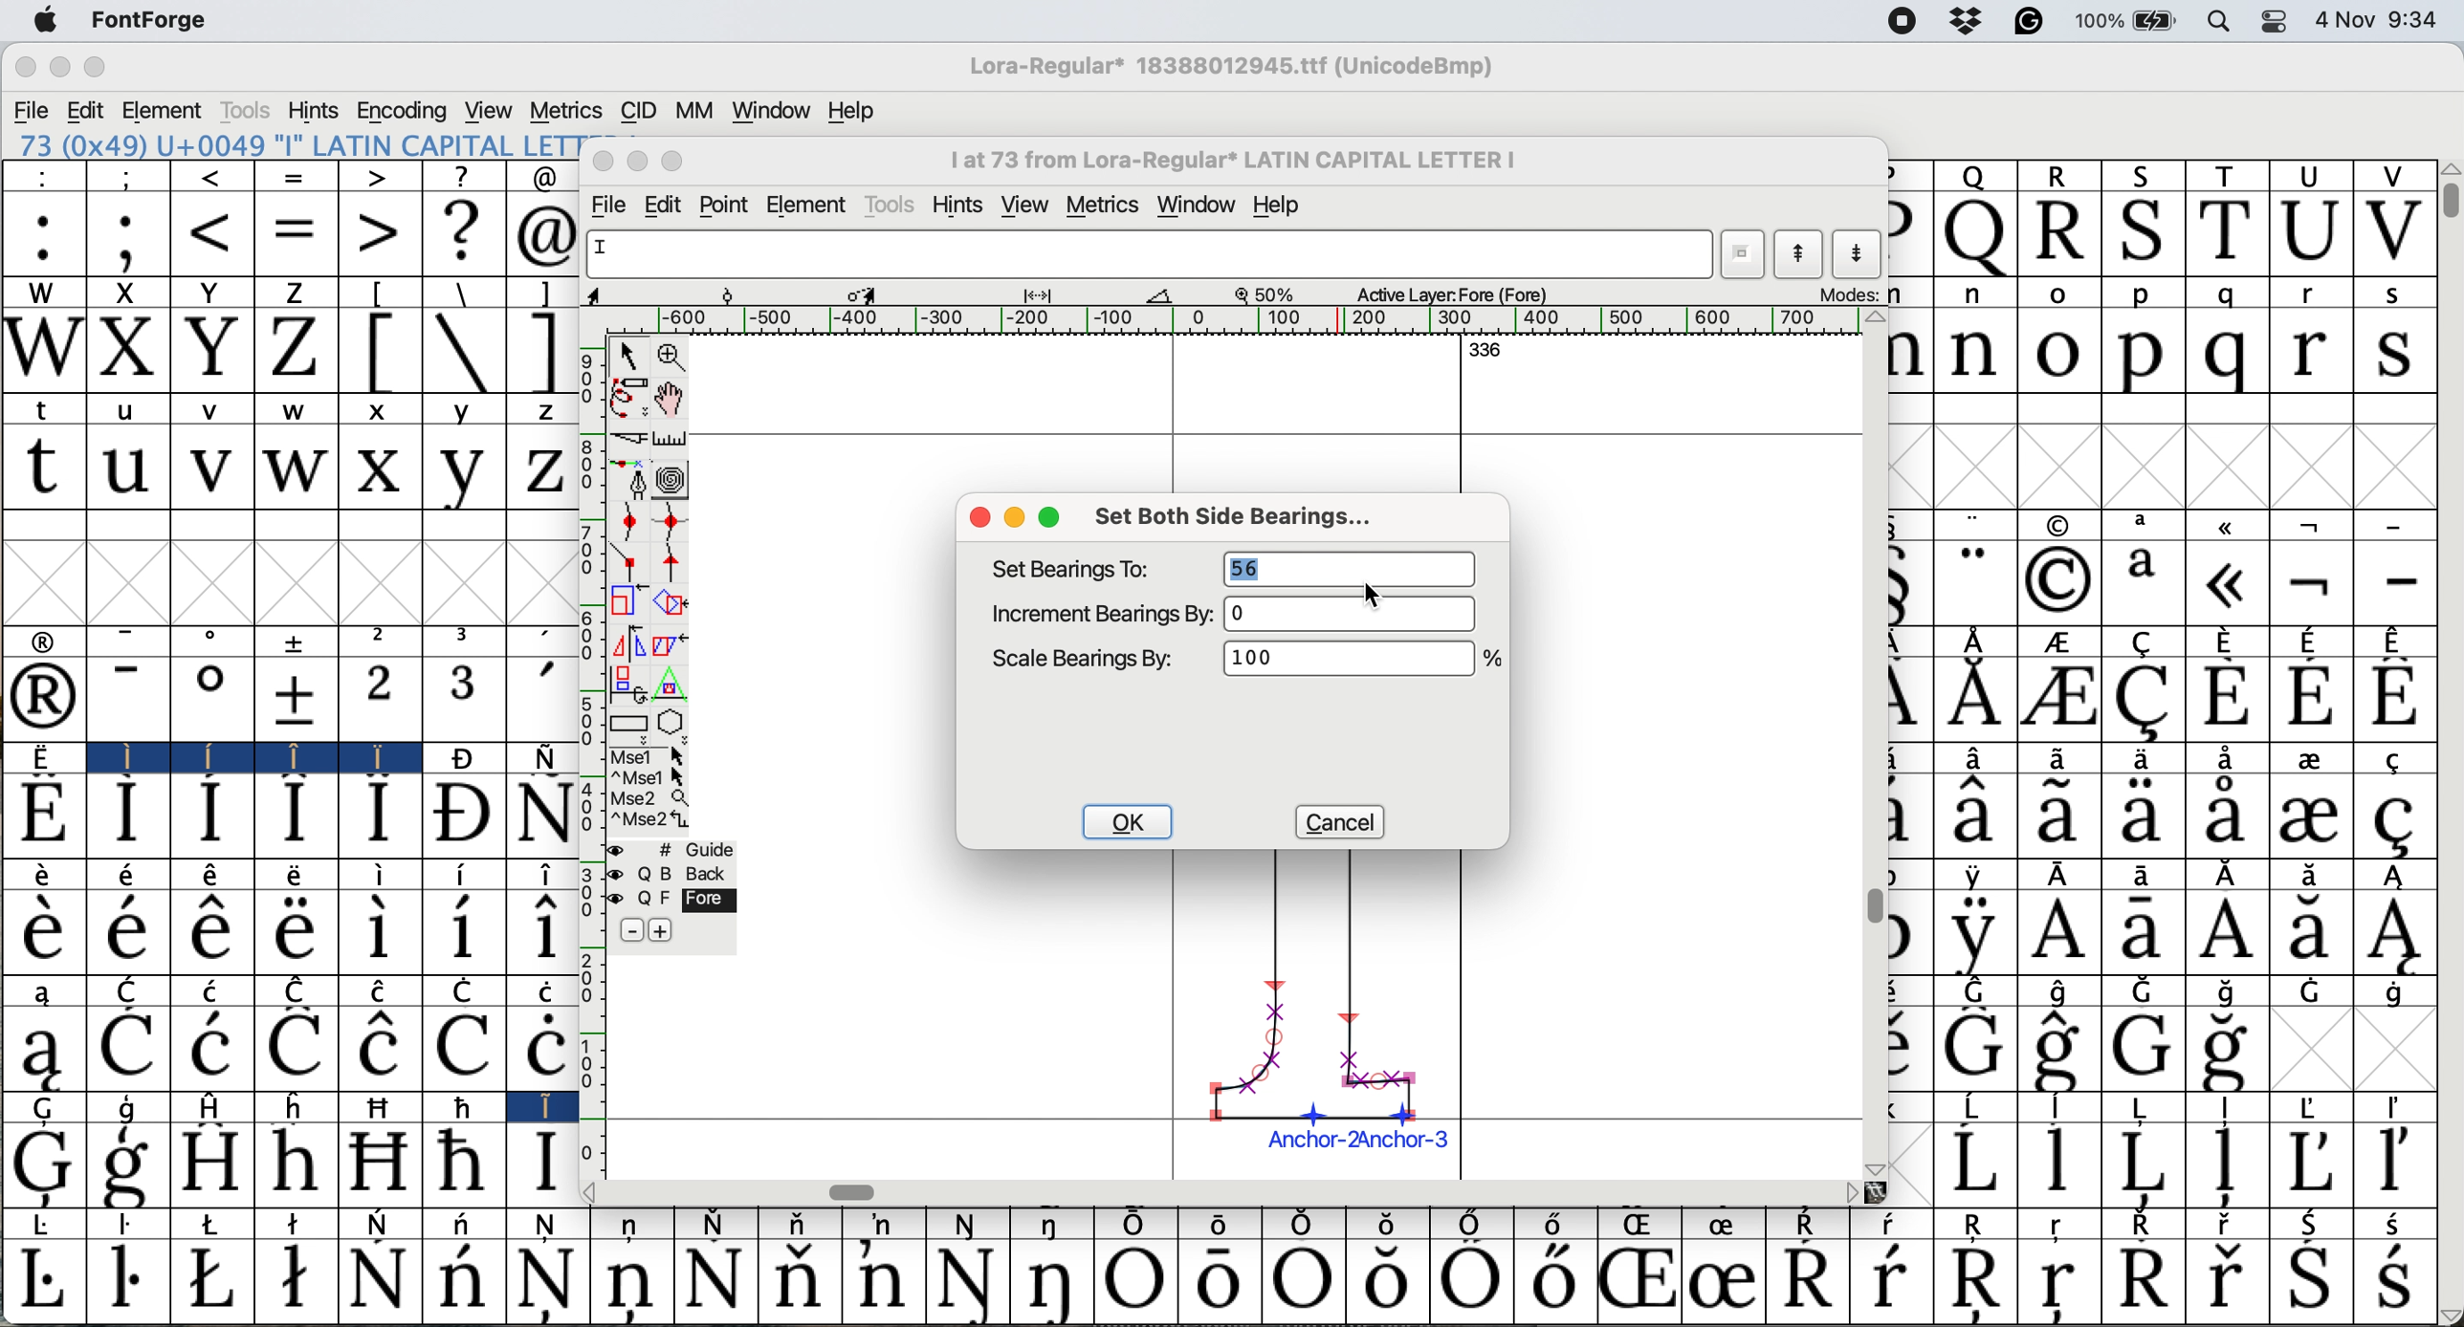 The height and width of the screenshot is (1327, 2464). What do you see at coordinates (41, 468) in the screenshot?
I see `t` at bounding box center [41, 468].